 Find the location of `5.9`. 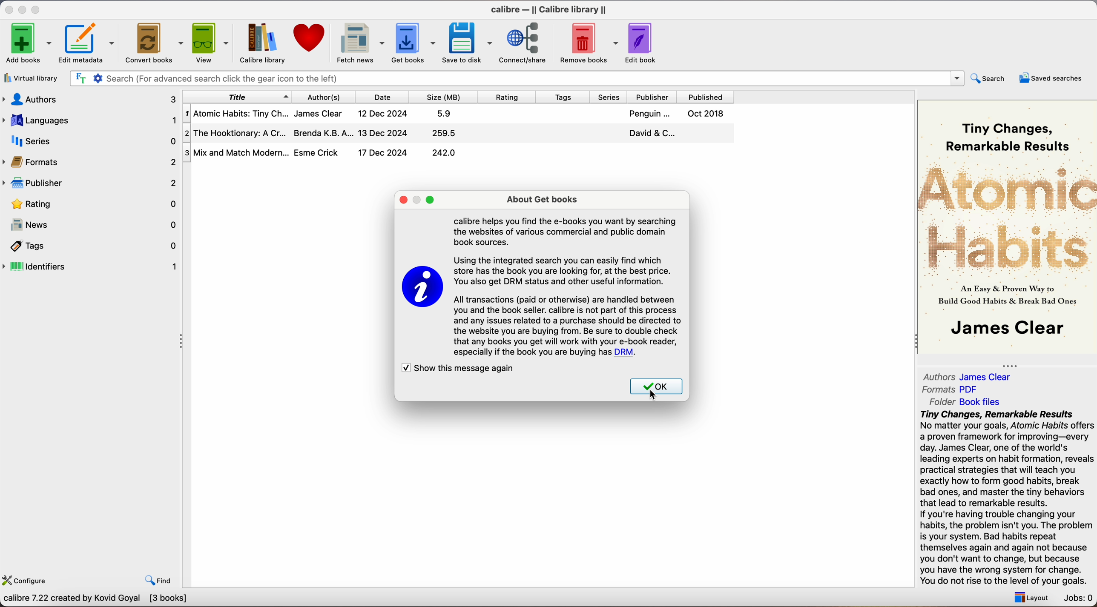

5.9 is located at coordinates (444, 115).